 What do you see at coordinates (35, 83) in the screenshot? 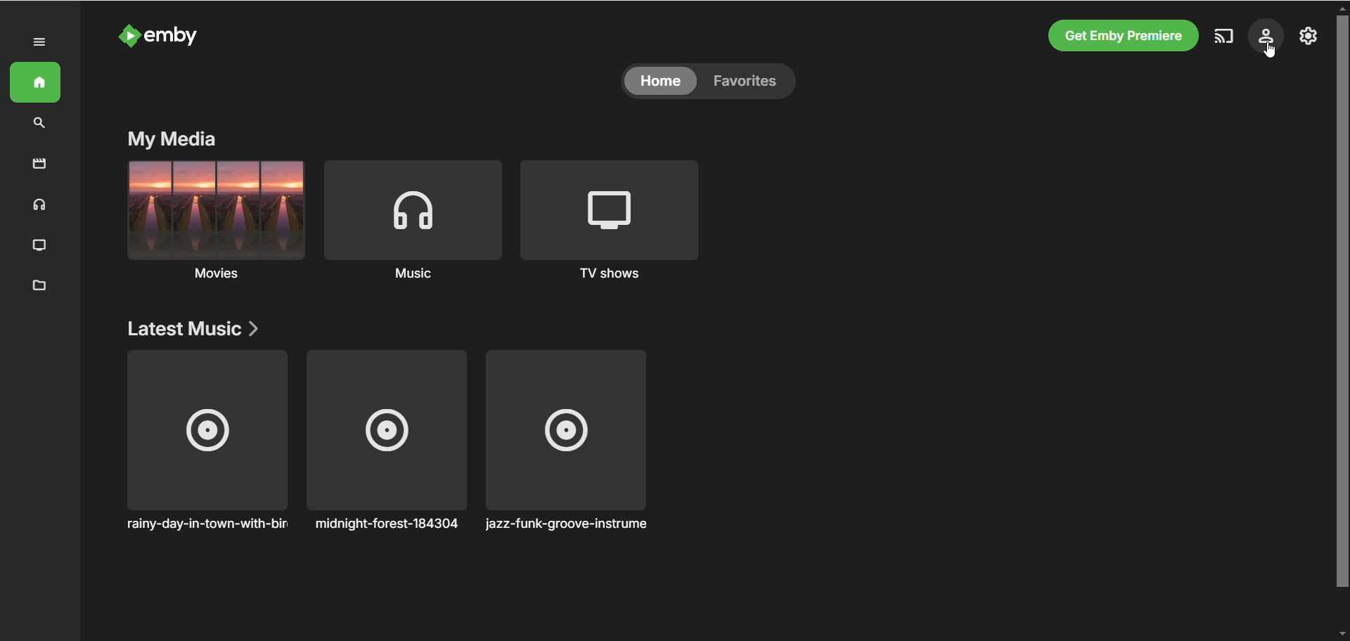
I see `home` at bounding box center [35, 83].